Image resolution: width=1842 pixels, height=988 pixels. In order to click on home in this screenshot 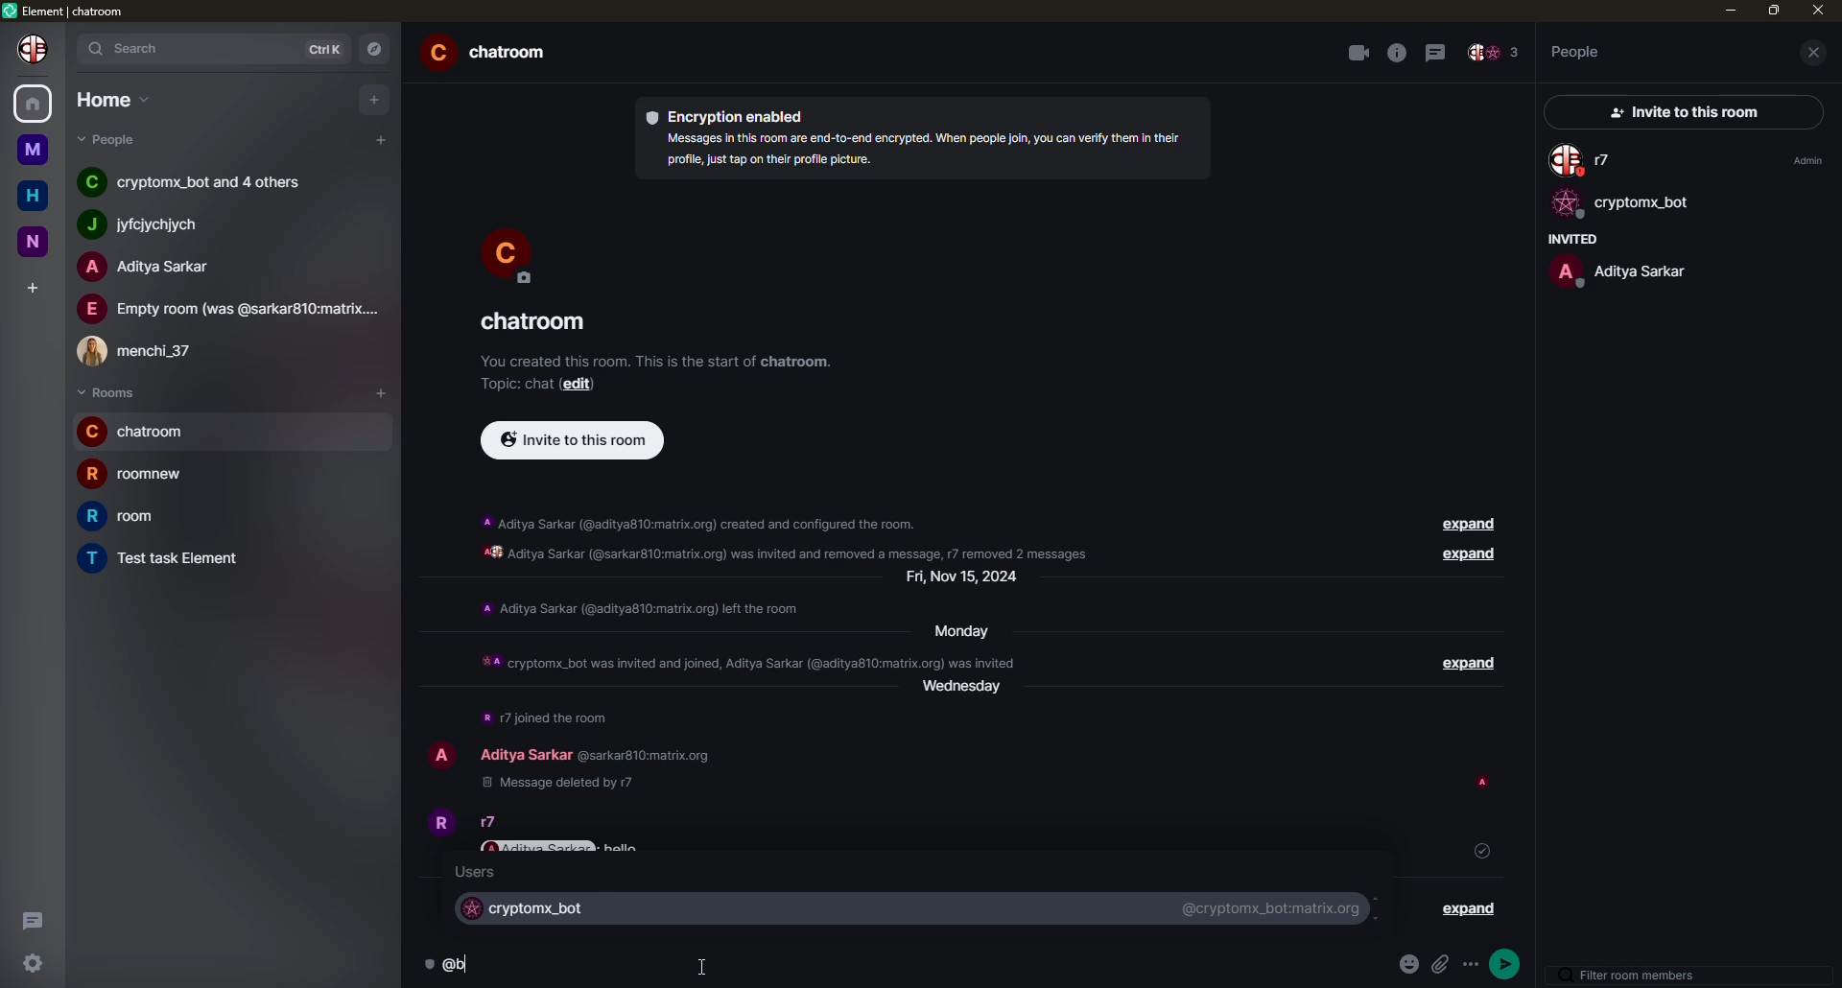, I will do `click(35, 101)`.